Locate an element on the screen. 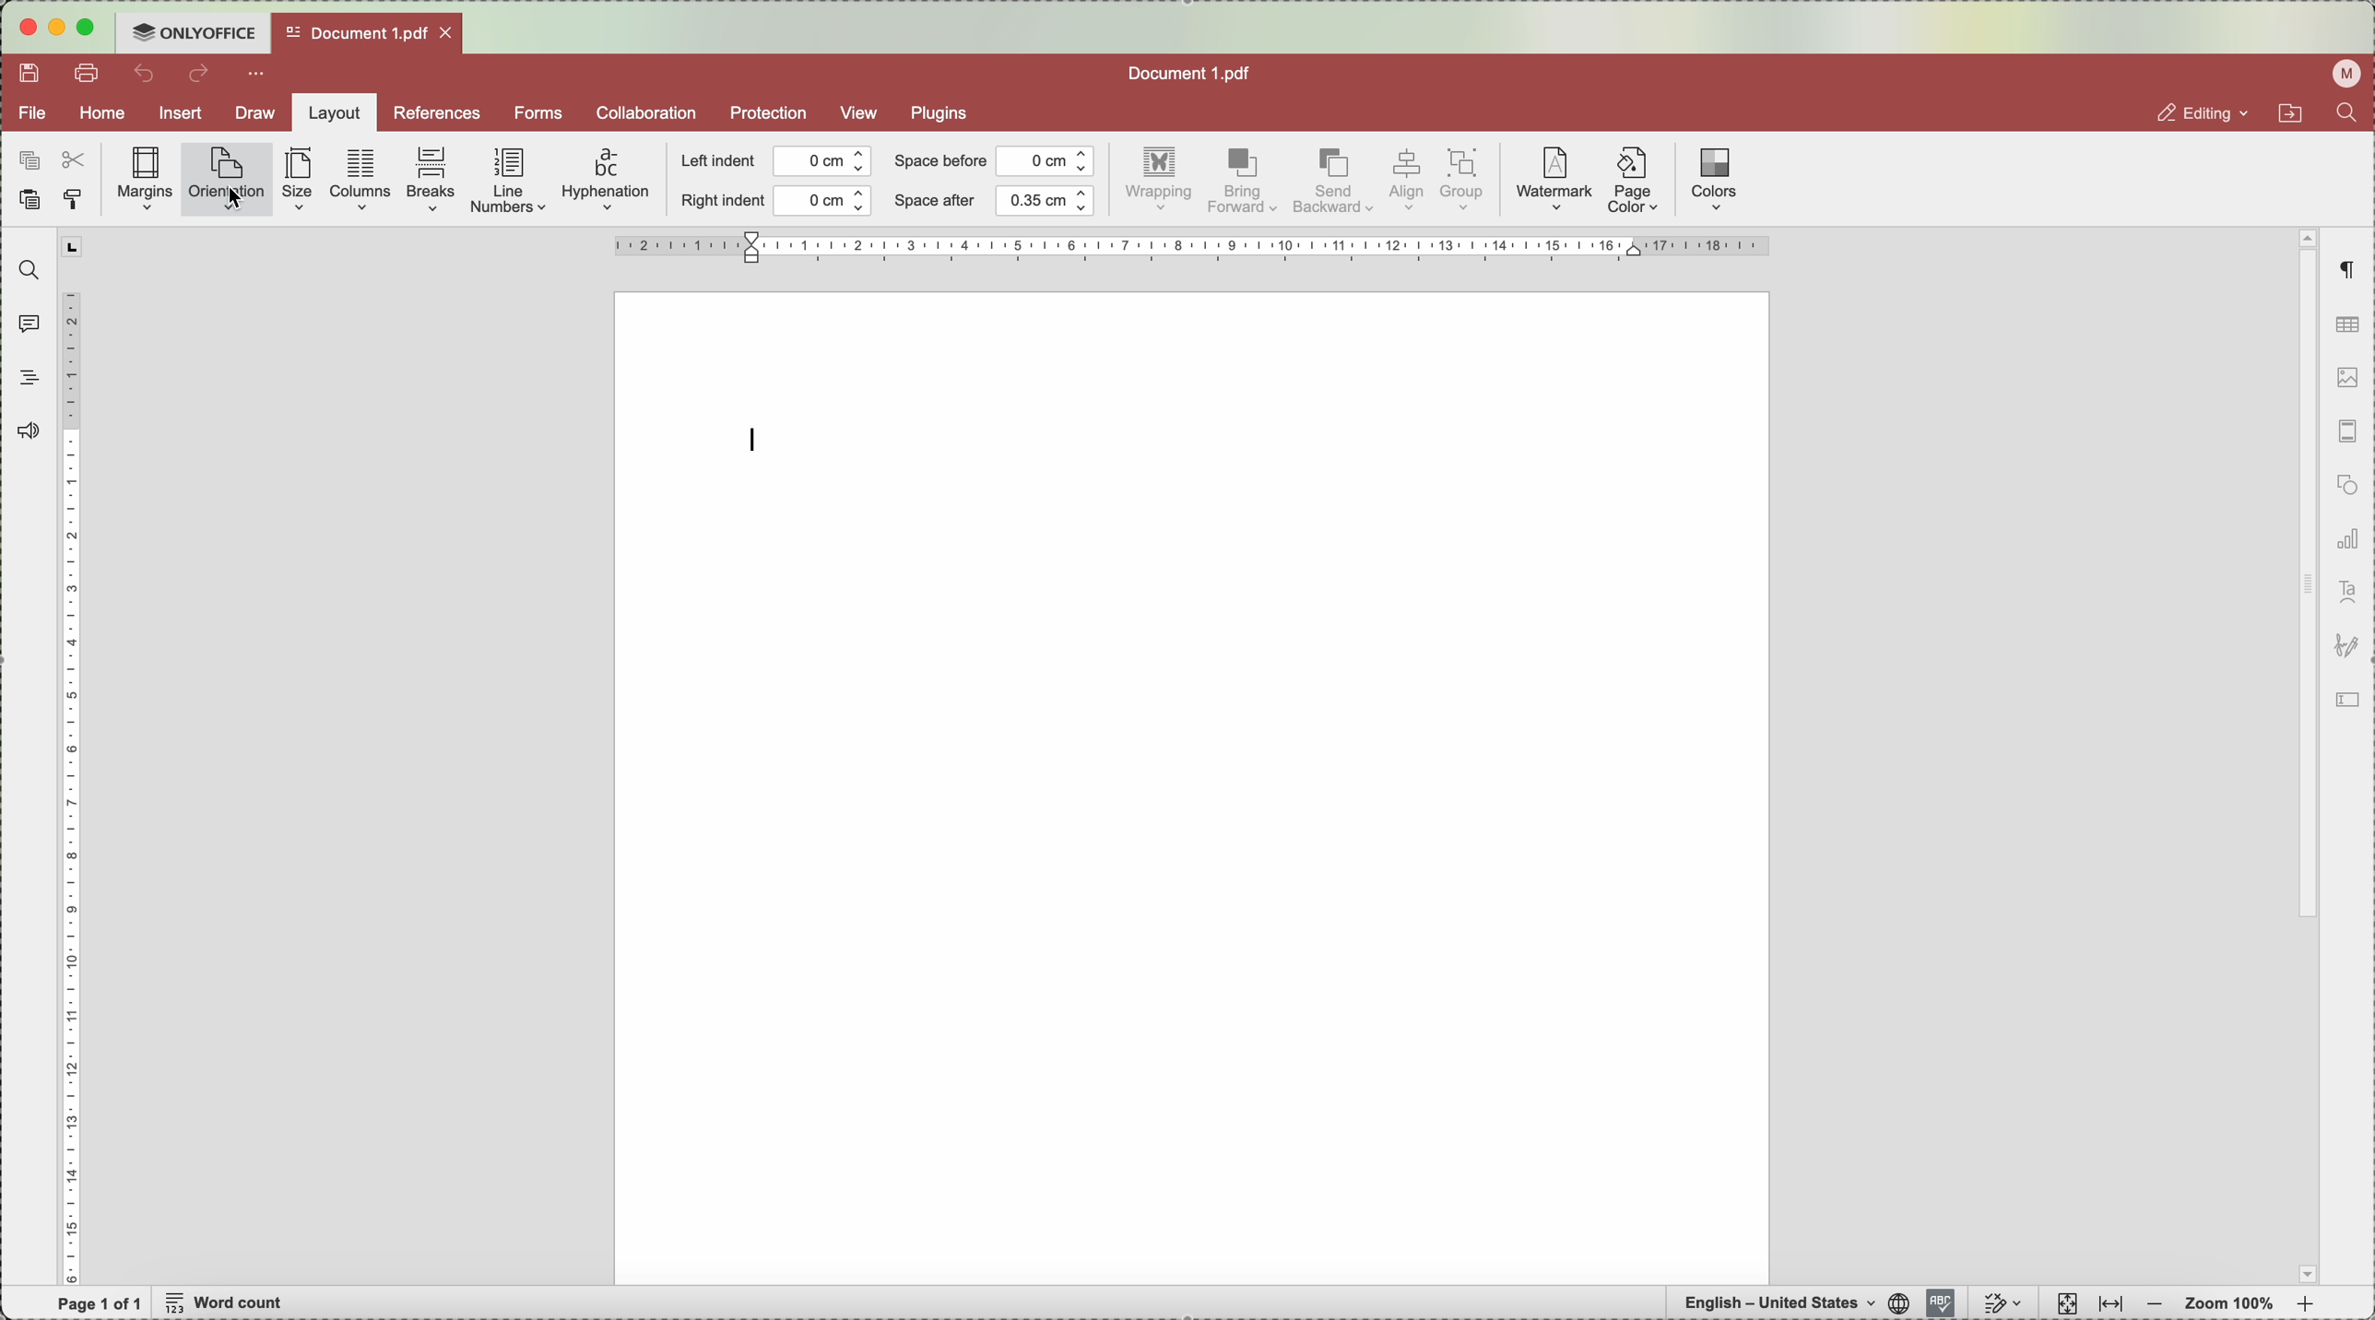  references is located at coordinates (436, 112).